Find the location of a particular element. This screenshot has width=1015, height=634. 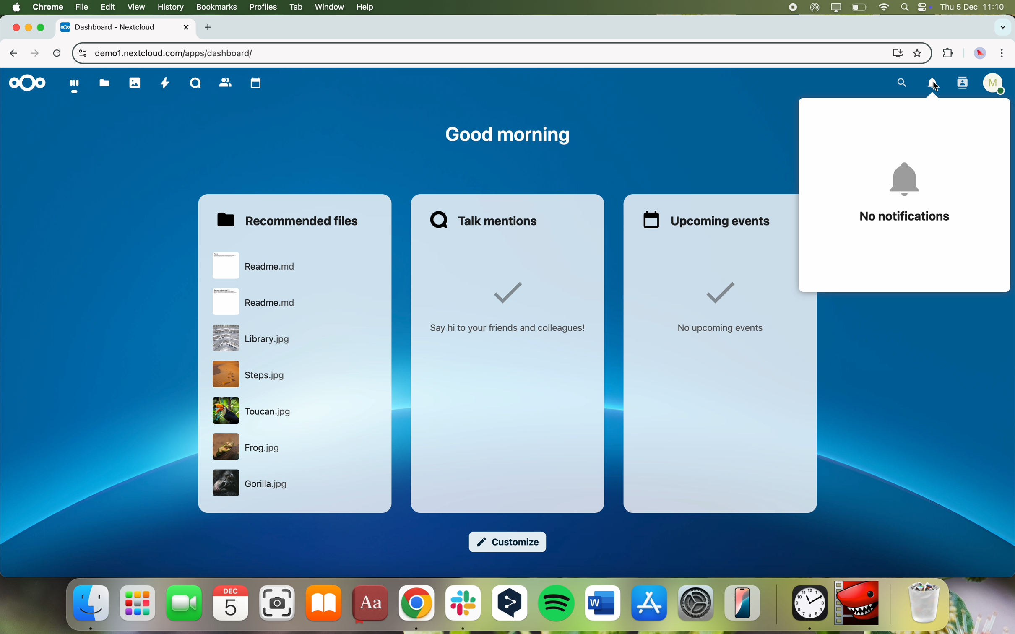

activity is located at coordinates (165, 84).